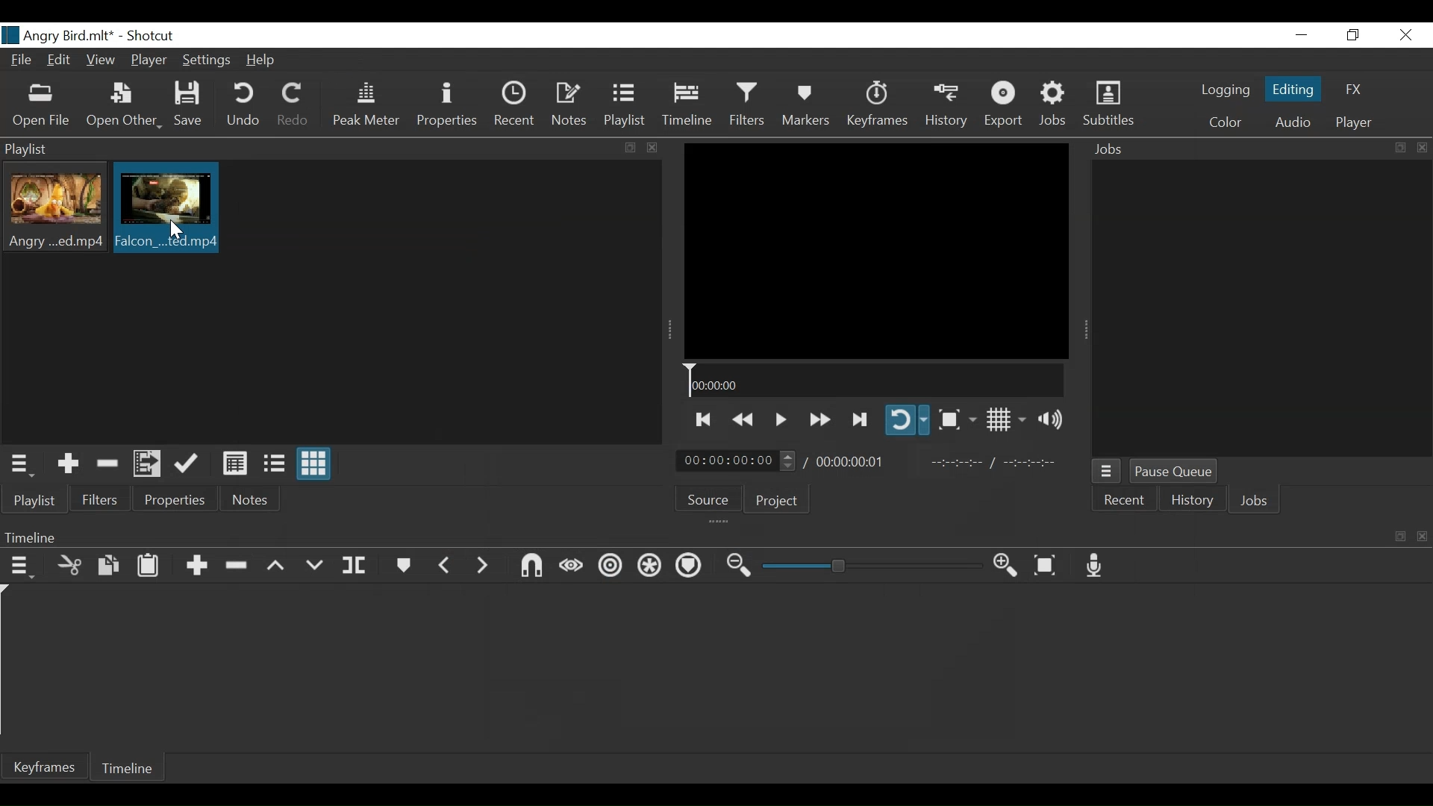 The image size is (1433, 806). Describe the element at coordinates (315, 566) in the screenshot. I see `Overwrite` at that location.